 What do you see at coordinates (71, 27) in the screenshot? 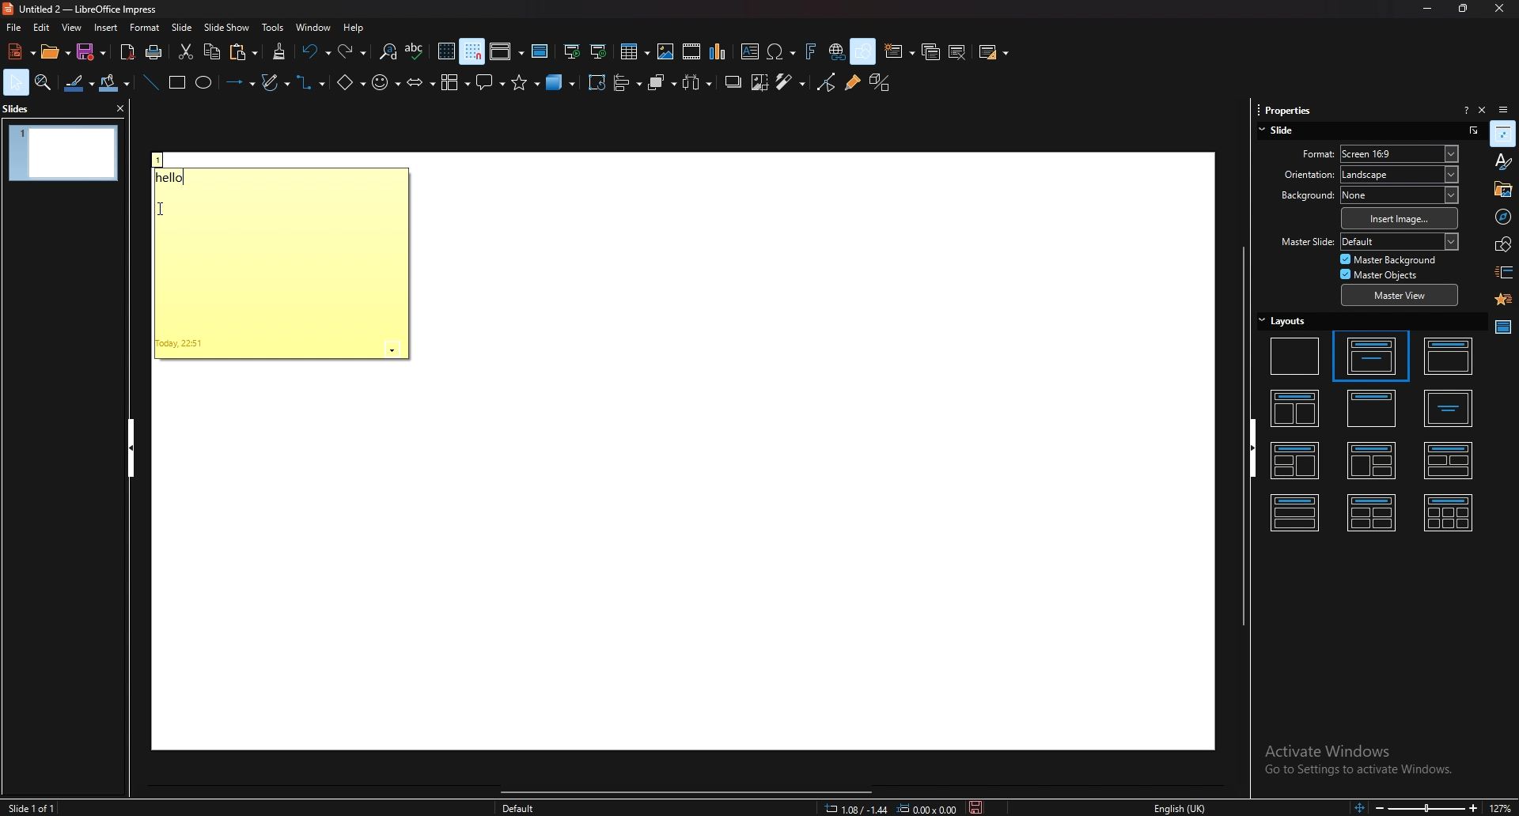
I see `view` at bounding box center [71, 27].